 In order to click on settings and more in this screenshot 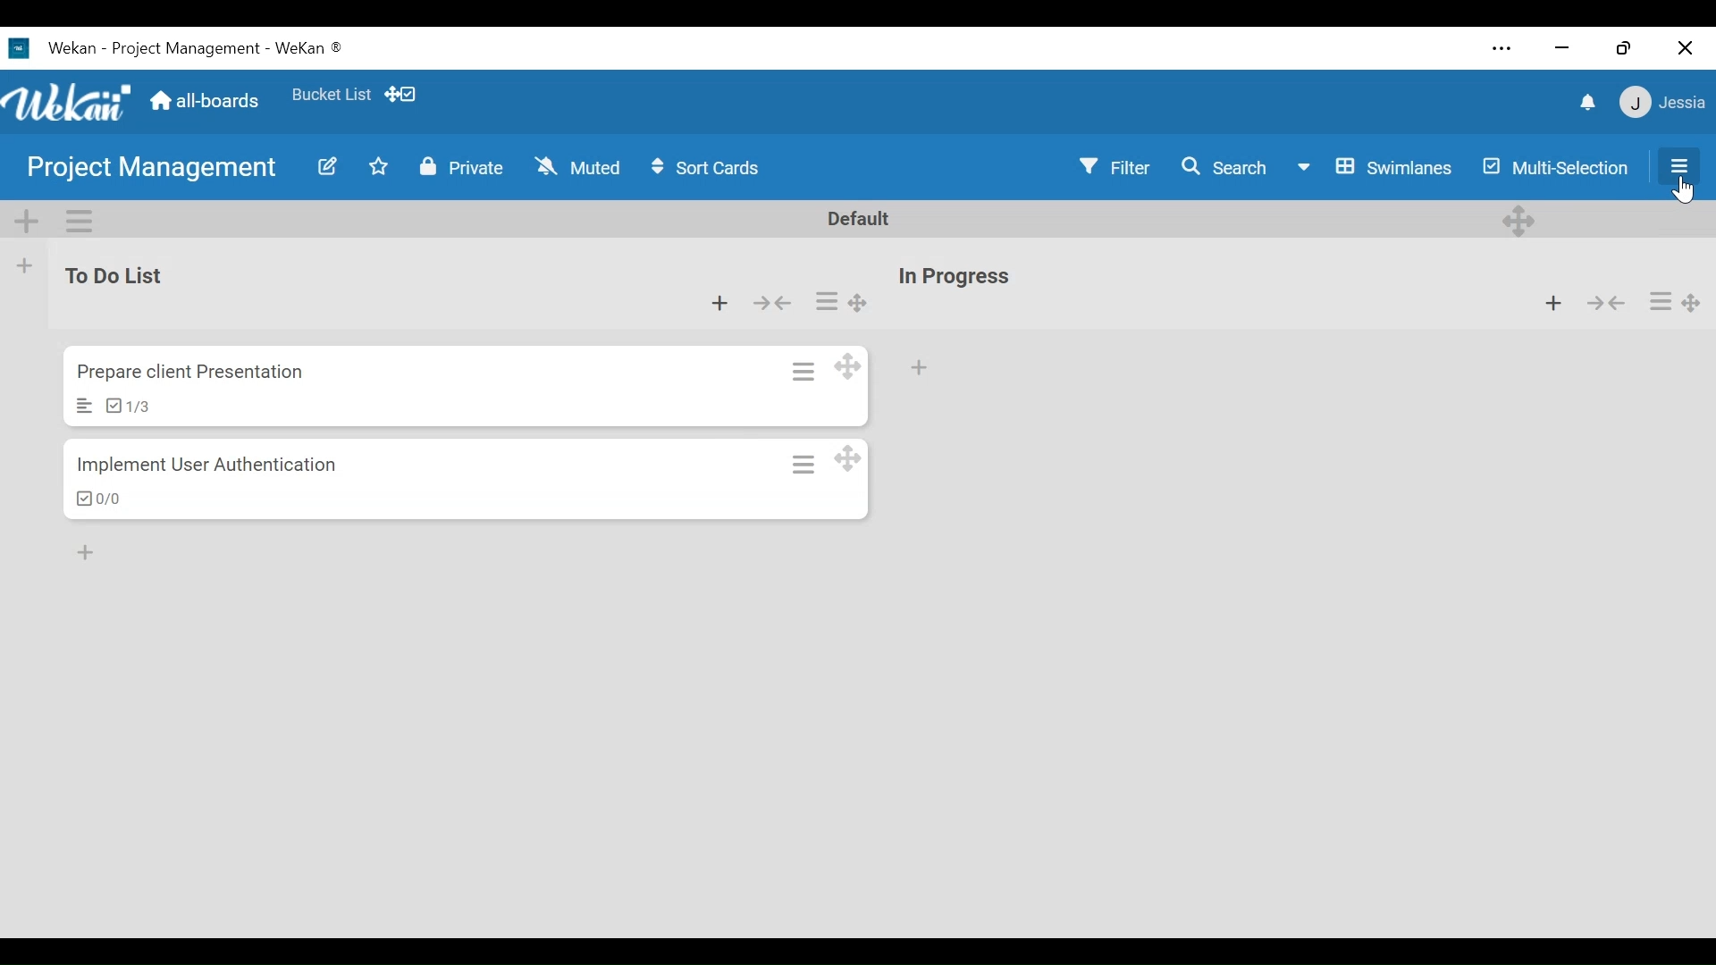, I will do `click(1502, 50)`.